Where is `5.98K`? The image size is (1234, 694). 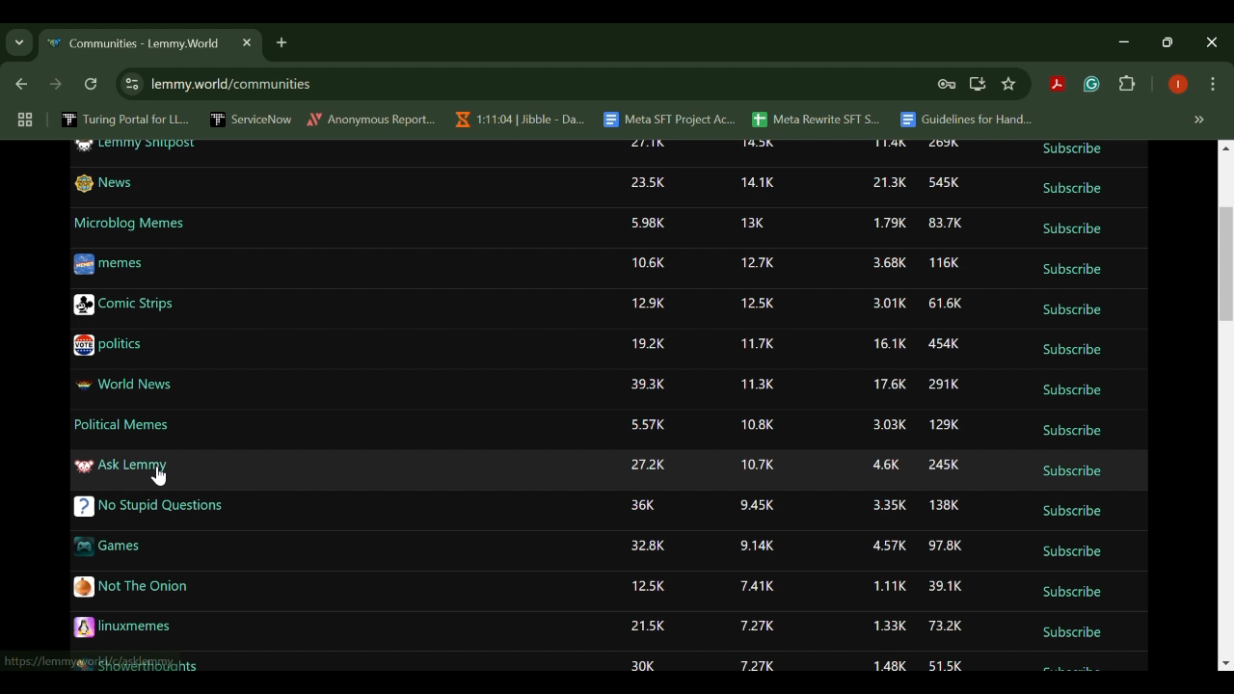
5.98K is located at coordinates (648, 223).